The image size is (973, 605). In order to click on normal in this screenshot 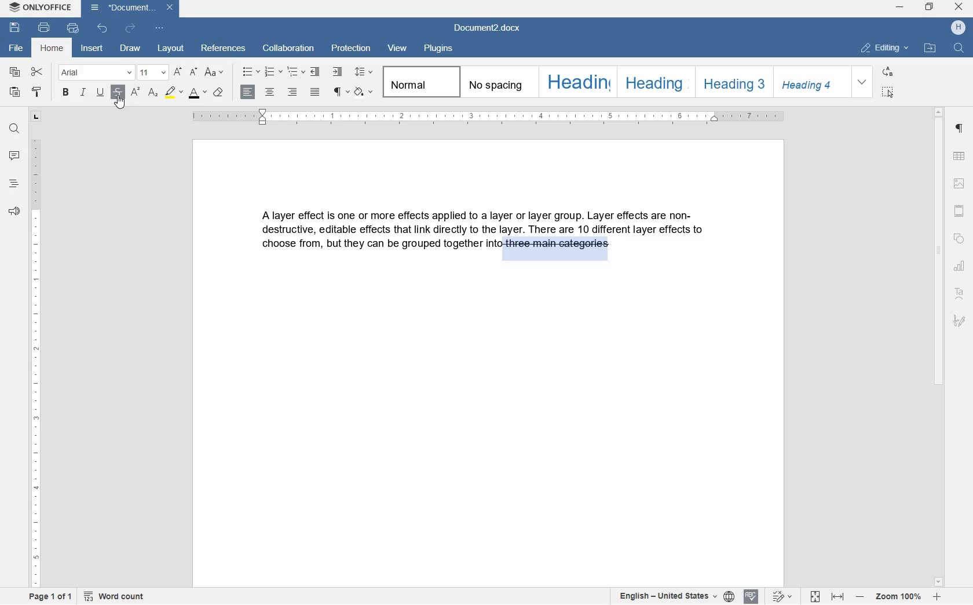, I will do `click(419, 82)`.